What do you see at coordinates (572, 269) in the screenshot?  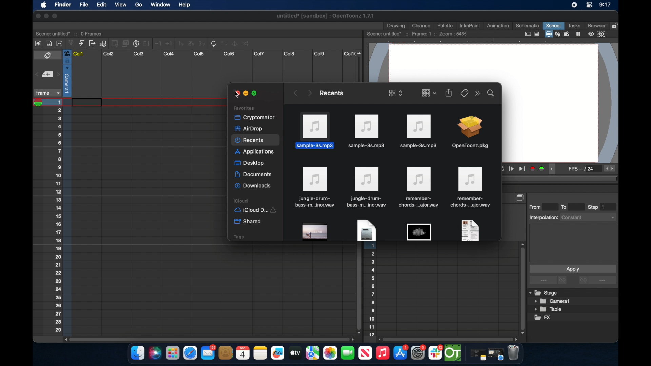 I see `apply` at bounding box center [572, 269].